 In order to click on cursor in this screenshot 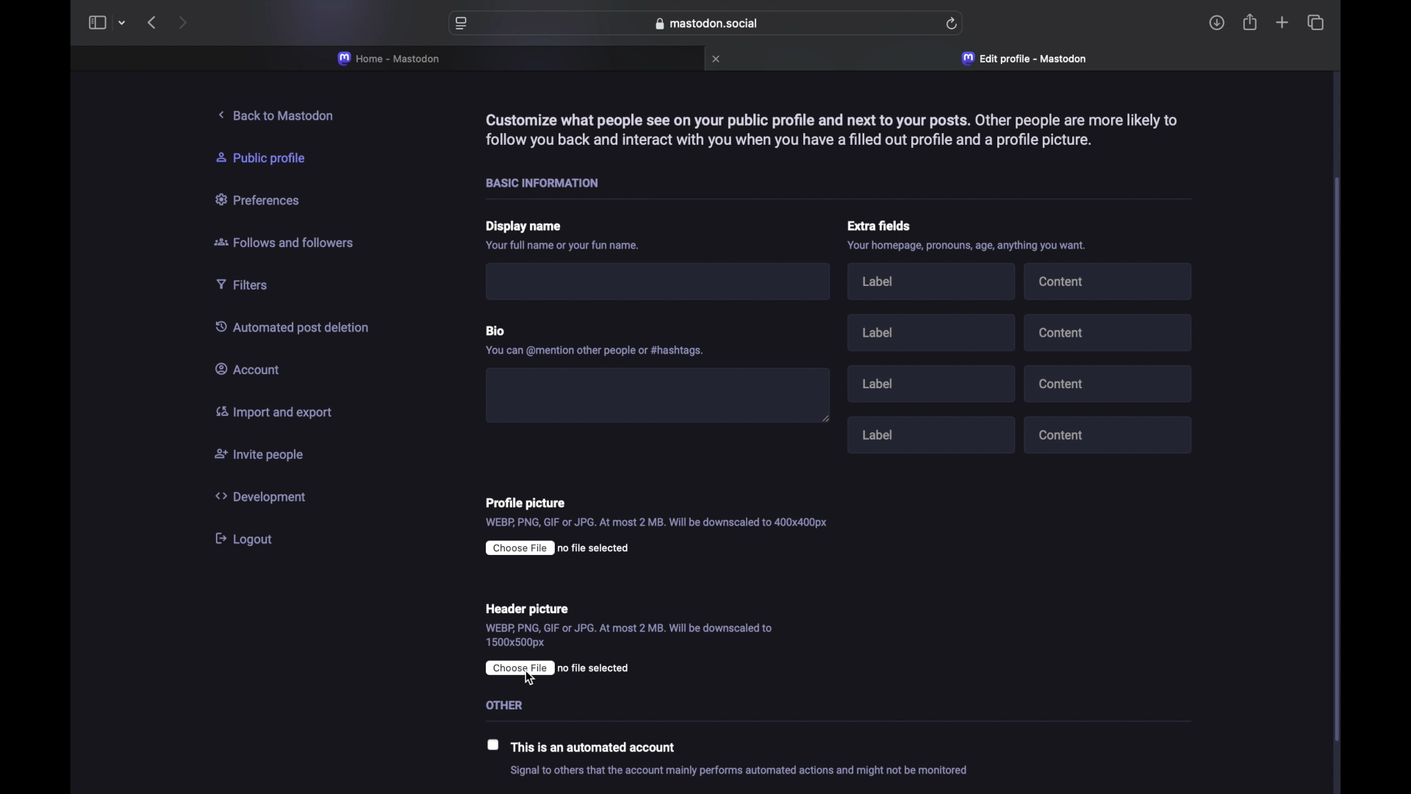, I will do `click(531, 679)`.